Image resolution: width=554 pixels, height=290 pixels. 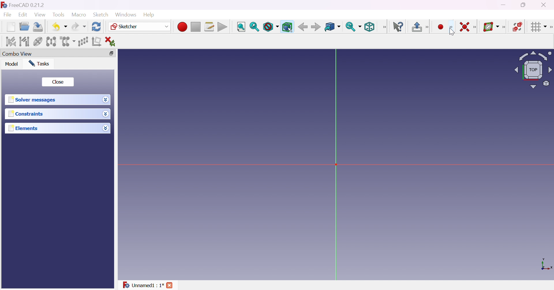 I want to click on Tools, so click(x=59, y=15).